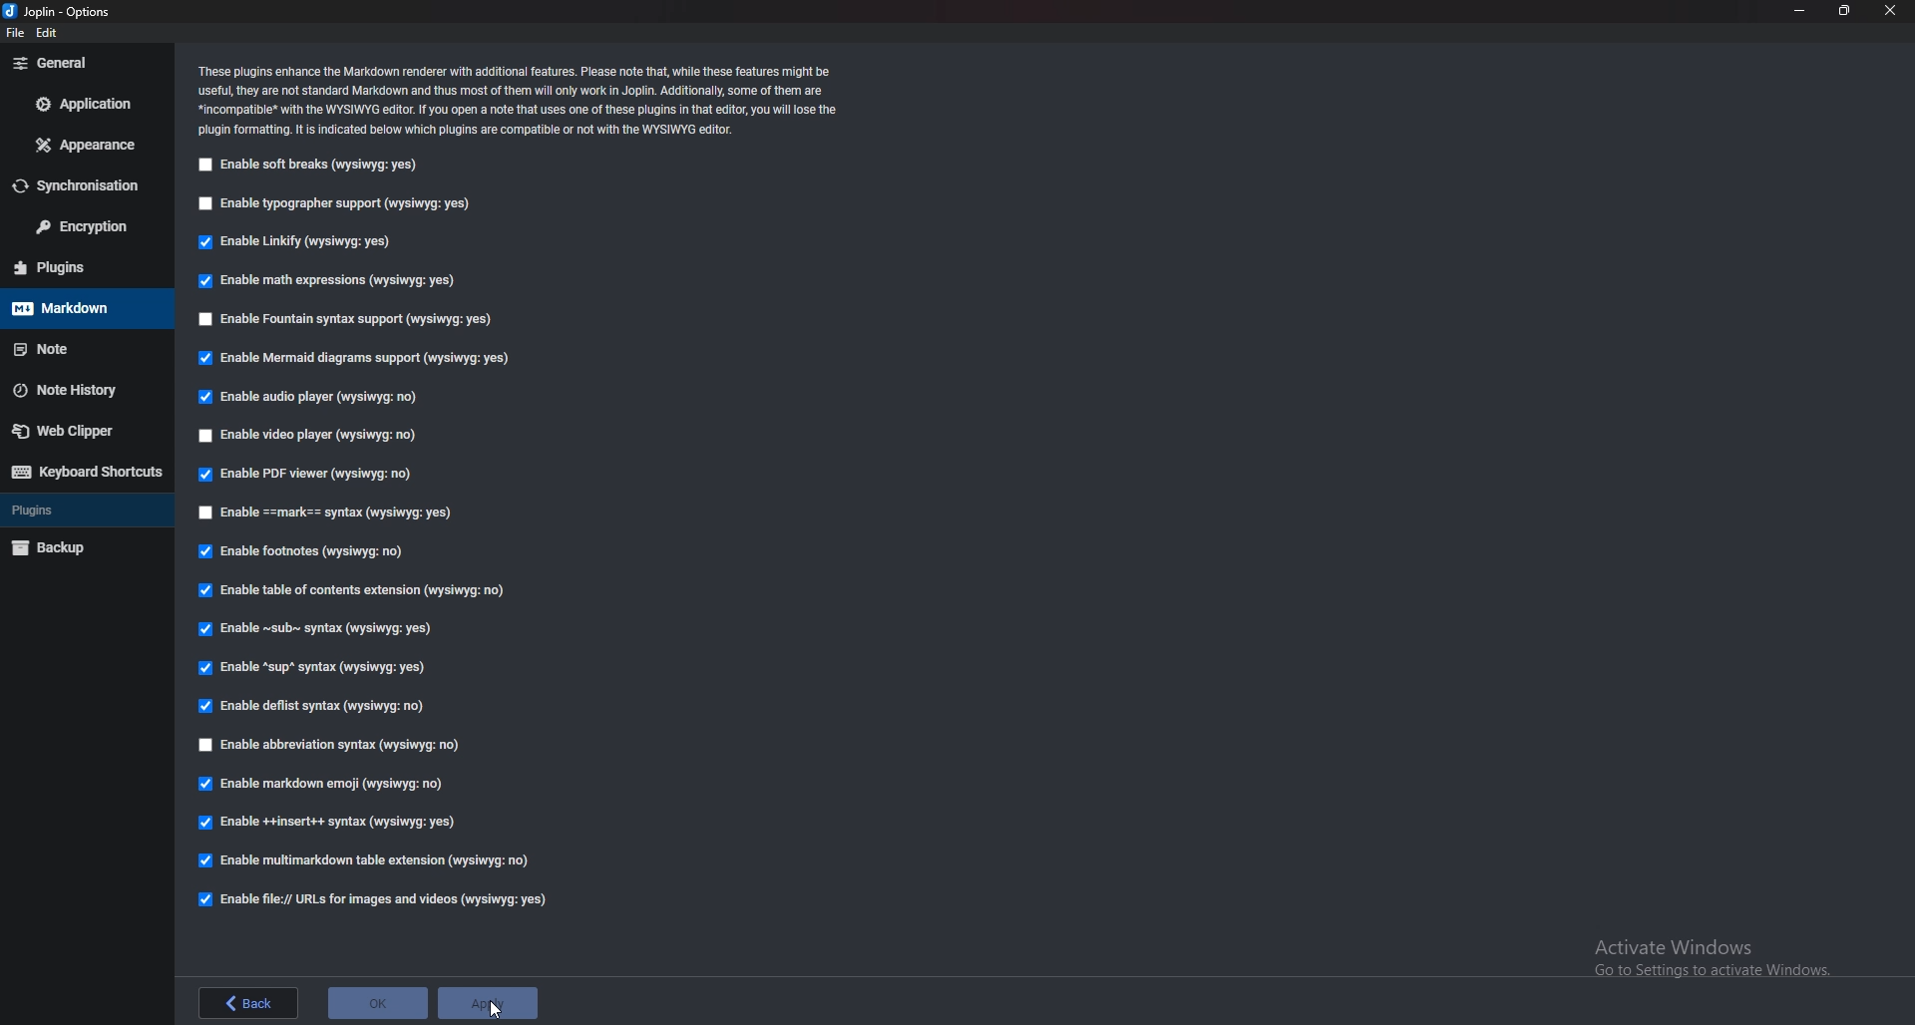  What do you see at coordinates (338, 205) in the screenshot?
I see `Enable typographer support` at bounding box center [338, 205].